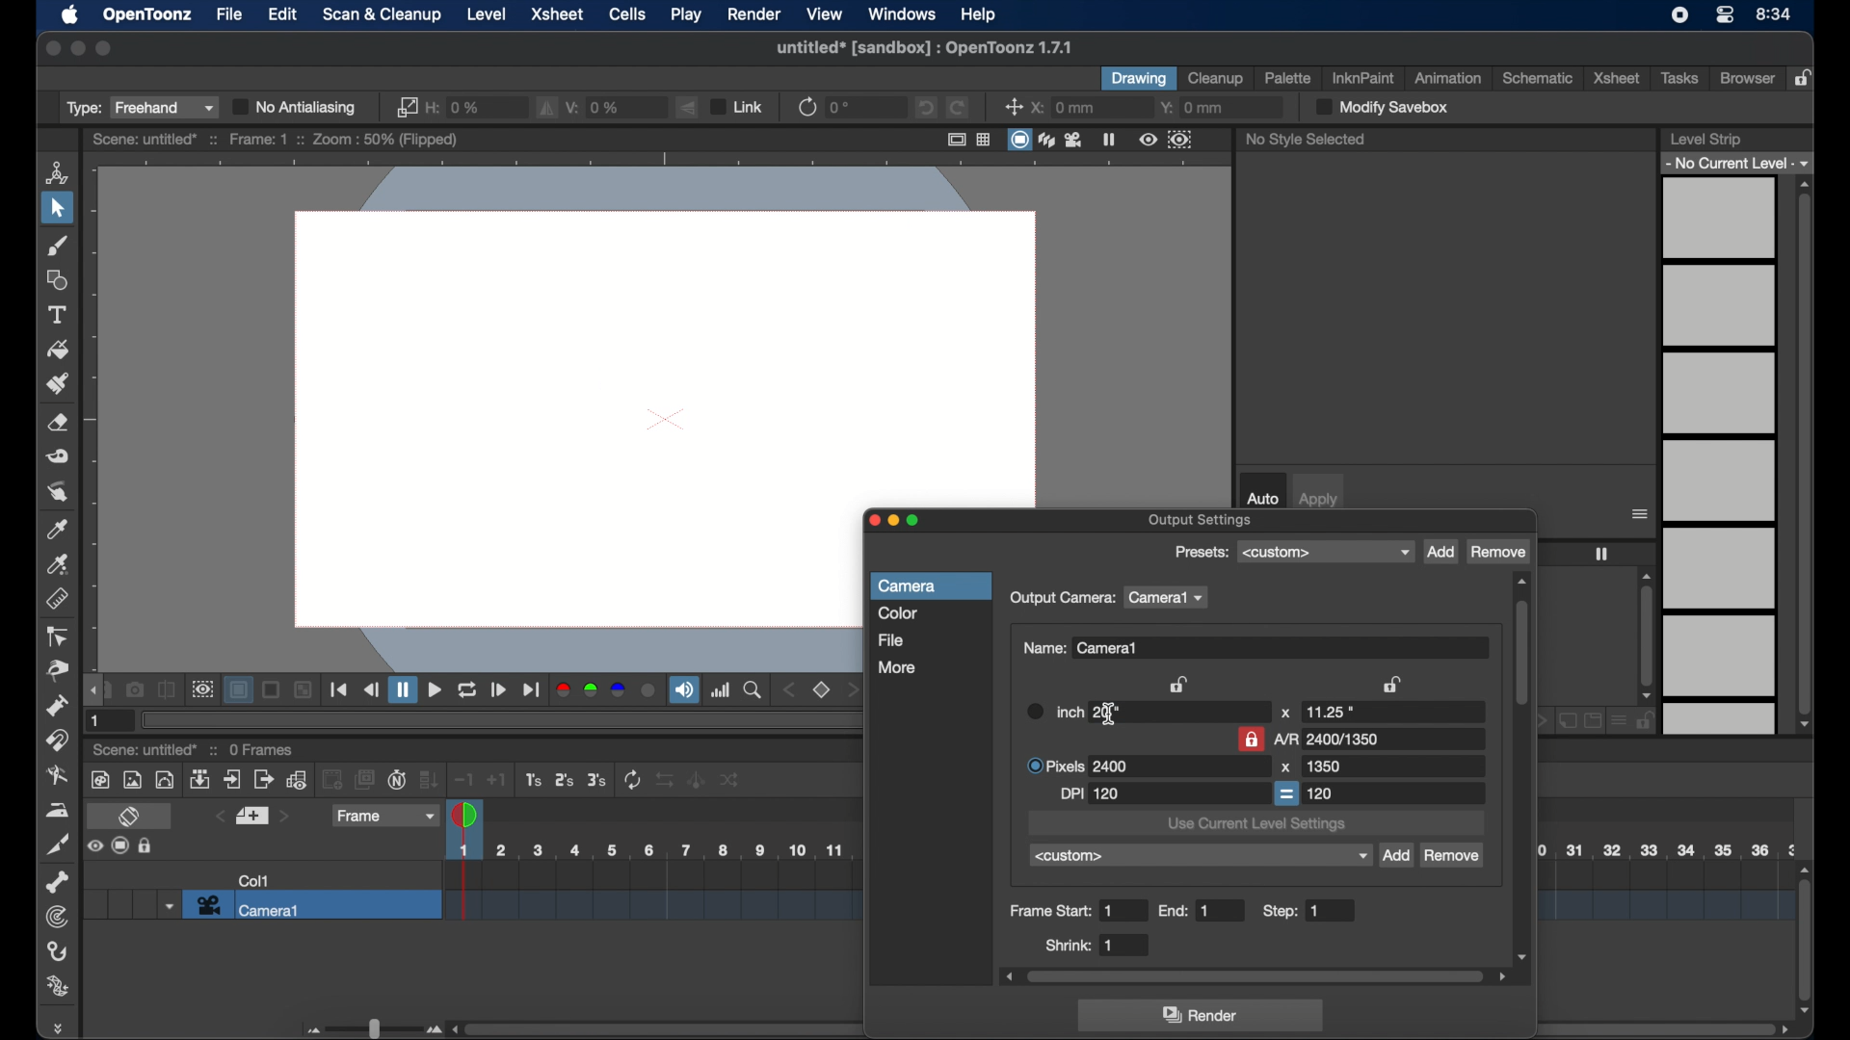 The height and width of the screenshot is (1040, 1850). I want to click on redo, so click(958, 108).